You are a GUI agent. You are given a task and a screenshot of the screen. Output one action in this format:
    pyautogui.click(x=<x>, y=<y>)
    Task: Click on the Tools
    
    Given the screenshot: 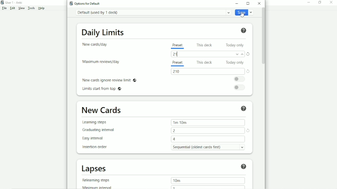 What is the action you would take?
    pyautogui.click(x=31, y=8)
    